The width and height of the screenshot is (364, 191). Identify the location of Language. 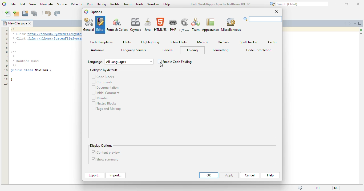
(95, 62).